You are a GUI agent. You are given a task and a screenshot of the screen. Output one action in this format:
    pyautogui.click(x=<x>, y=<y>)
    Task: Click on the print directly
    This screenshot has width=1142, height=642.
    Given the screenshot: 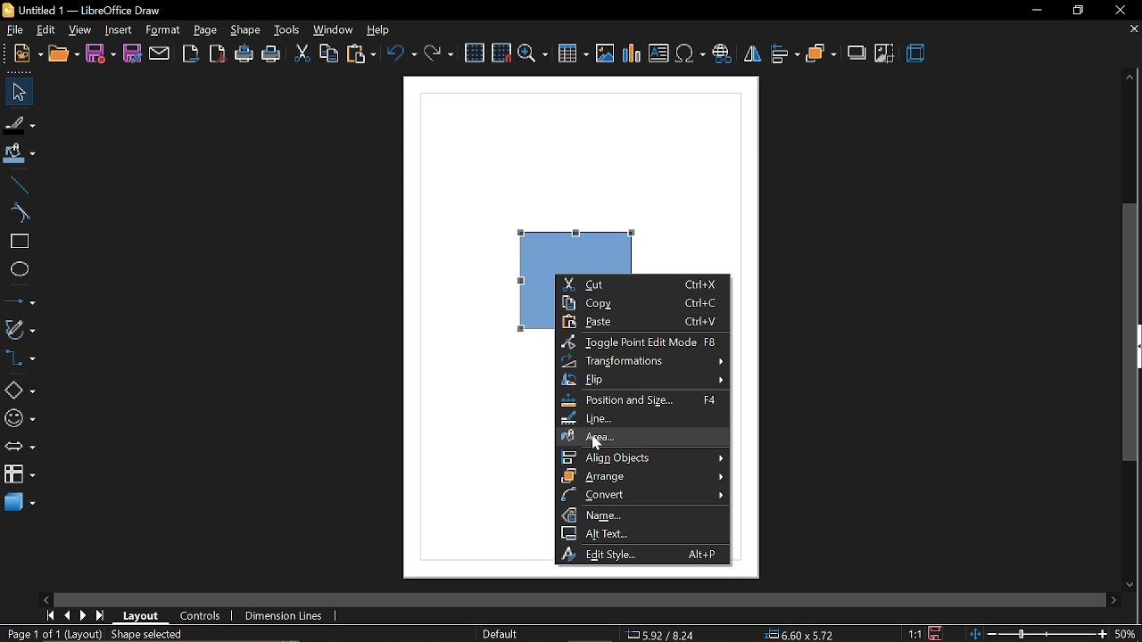 What is the action you would take?
    pyautogui.click(x=244, y=54)
    